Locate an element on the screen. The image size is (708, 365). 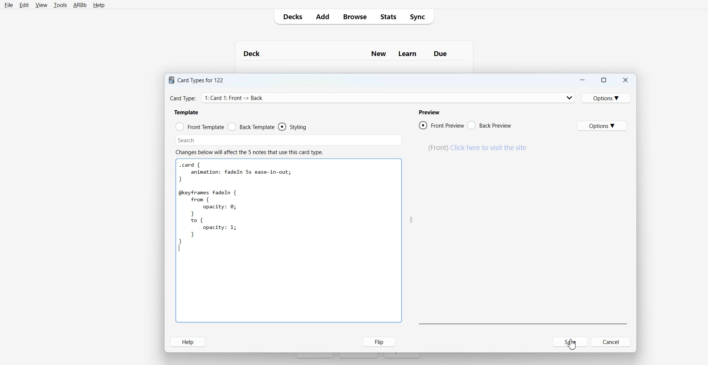
text 2 is located at coordinates (188, 112).